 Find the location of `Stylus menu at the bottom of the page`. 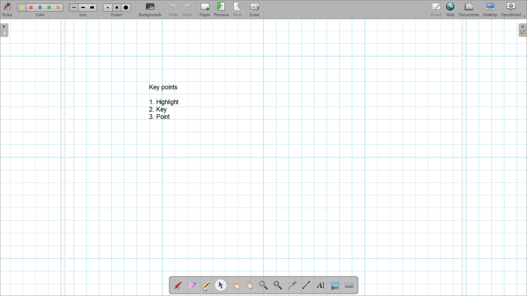

Stylus menu at the bottom of the page is located at coordinates (8, 10).